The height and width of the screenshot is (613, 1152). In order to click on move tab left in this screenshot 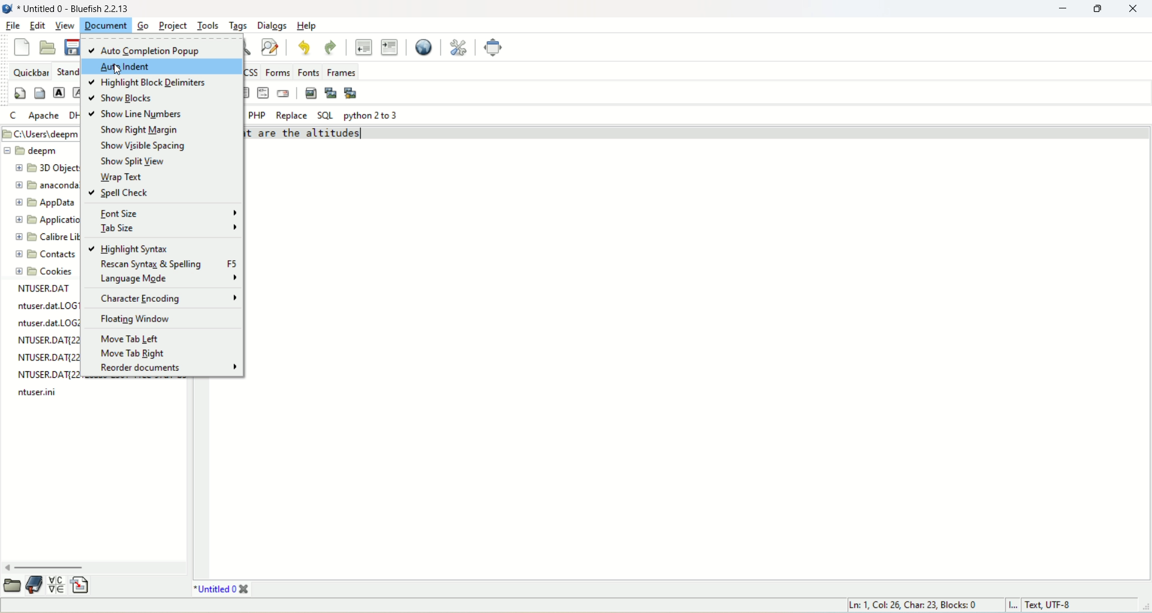, I will do `click(131, 339)`.